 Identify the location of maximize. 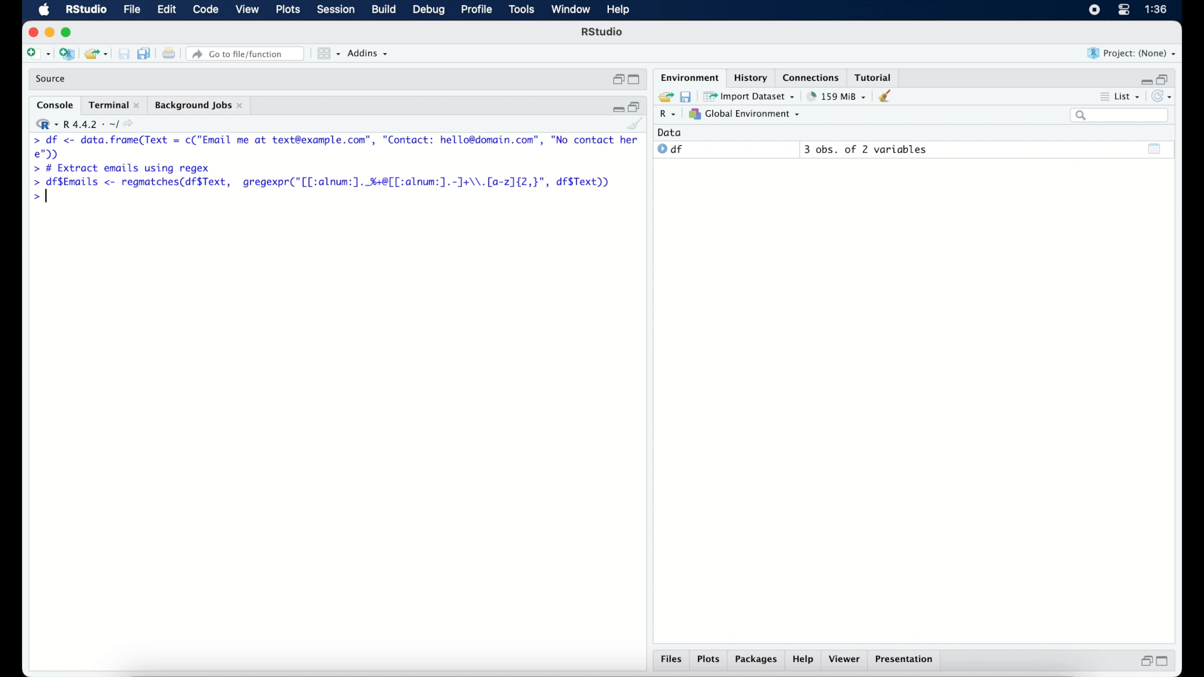
(68, 32).